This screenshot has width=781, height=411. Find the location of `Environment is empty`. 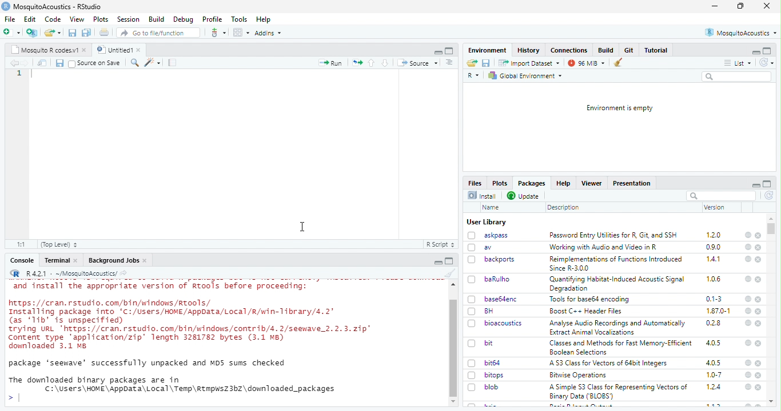

Environment is empty is located at coordinates (620, 108).